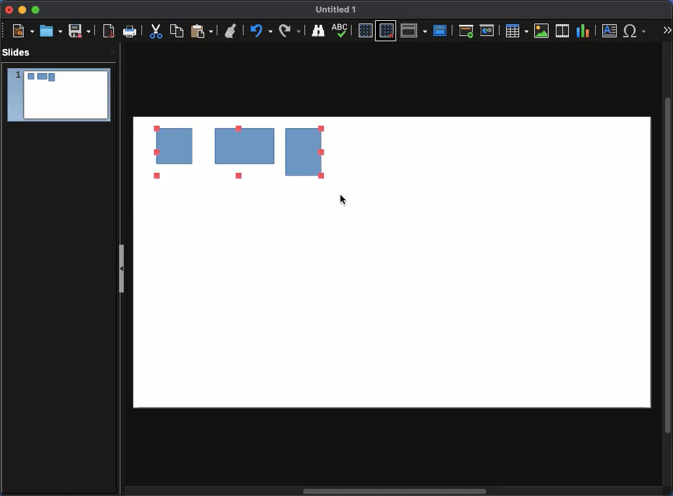  I want to click on Audio or video, so click(563, 31).